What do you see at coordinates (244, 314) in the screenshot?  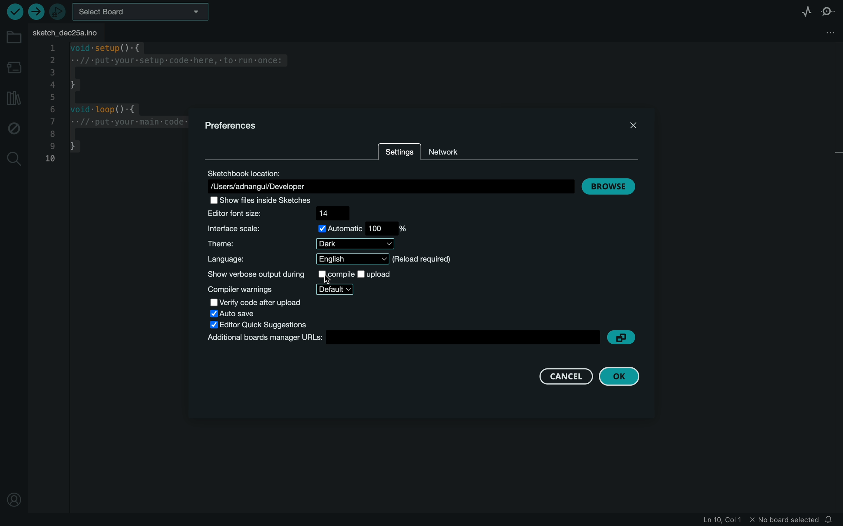 I see `auto  save` at bounding box center [244, 314].